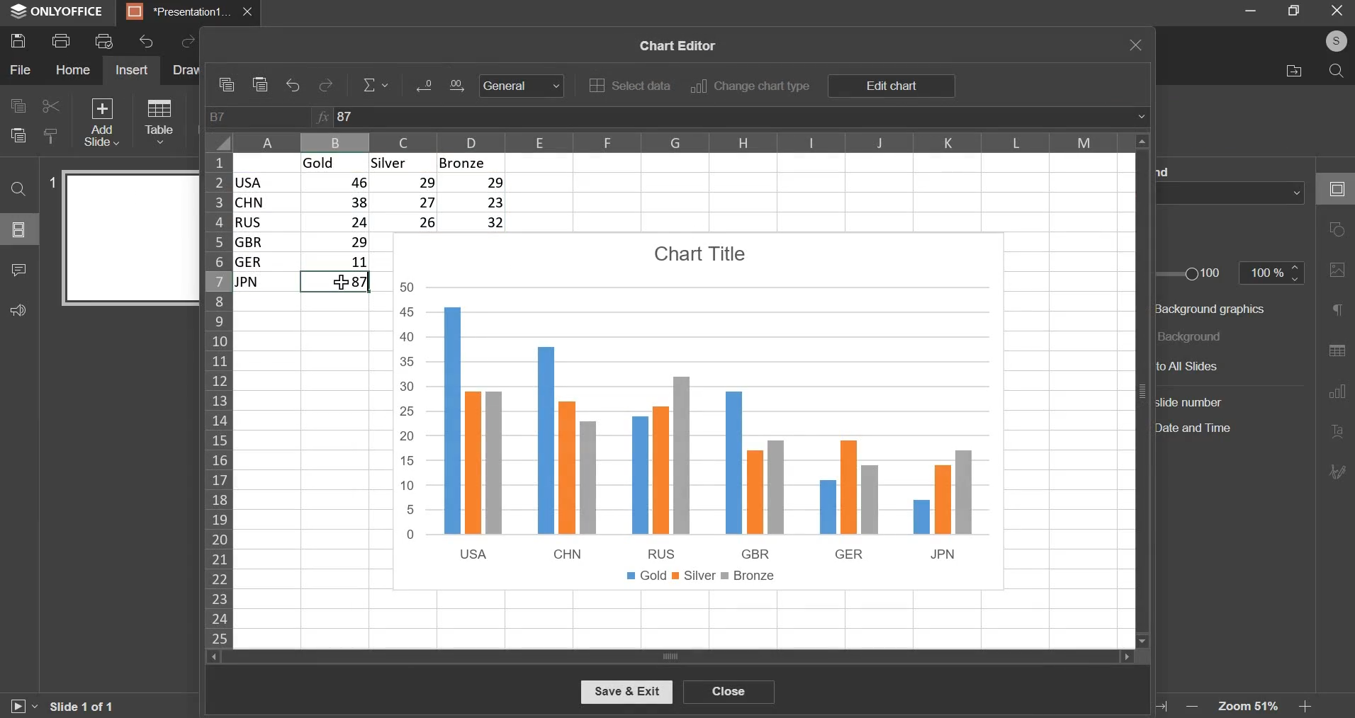 This screenshot has width=1355, height=718. I want to click on start slide show, so click(22, 707).